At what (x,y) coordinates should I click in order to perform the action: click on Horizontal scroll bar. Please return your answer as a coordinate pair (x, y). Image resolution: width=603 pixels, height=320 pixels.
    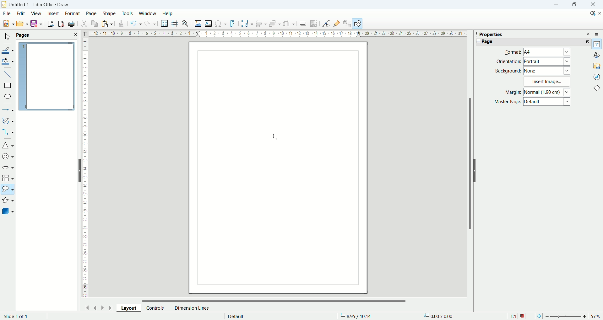
    Looking at the image, I should click on (274, 299).